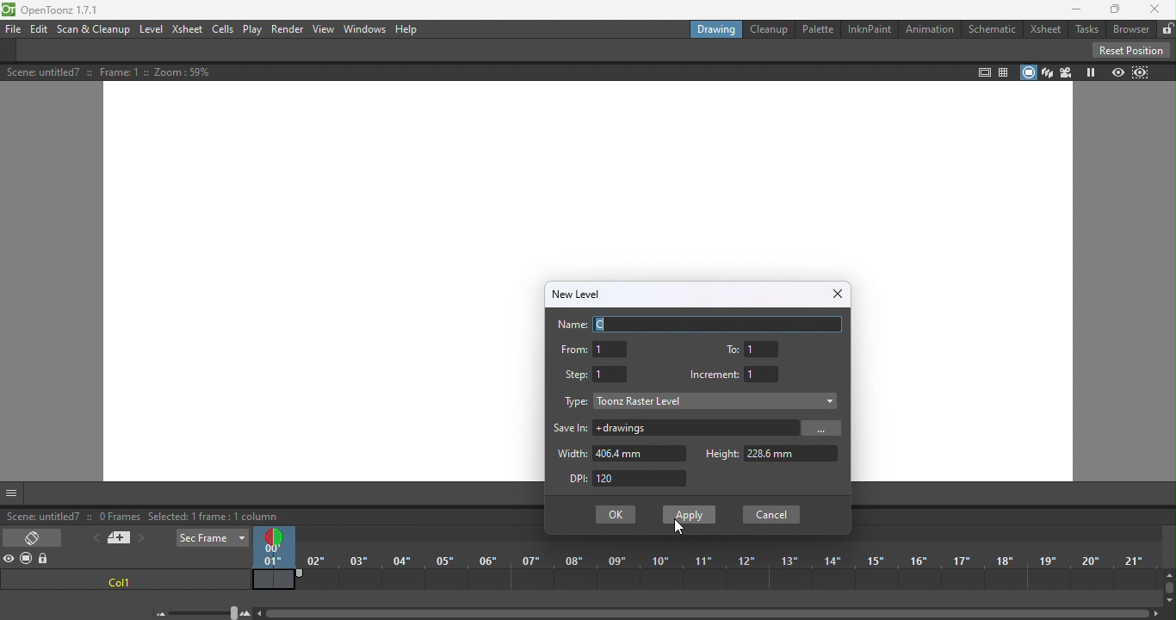  What do you see at coordinates (1027, 72) in the screenshot?
I see `Camera stand view` at bounding box center [1027, 72].